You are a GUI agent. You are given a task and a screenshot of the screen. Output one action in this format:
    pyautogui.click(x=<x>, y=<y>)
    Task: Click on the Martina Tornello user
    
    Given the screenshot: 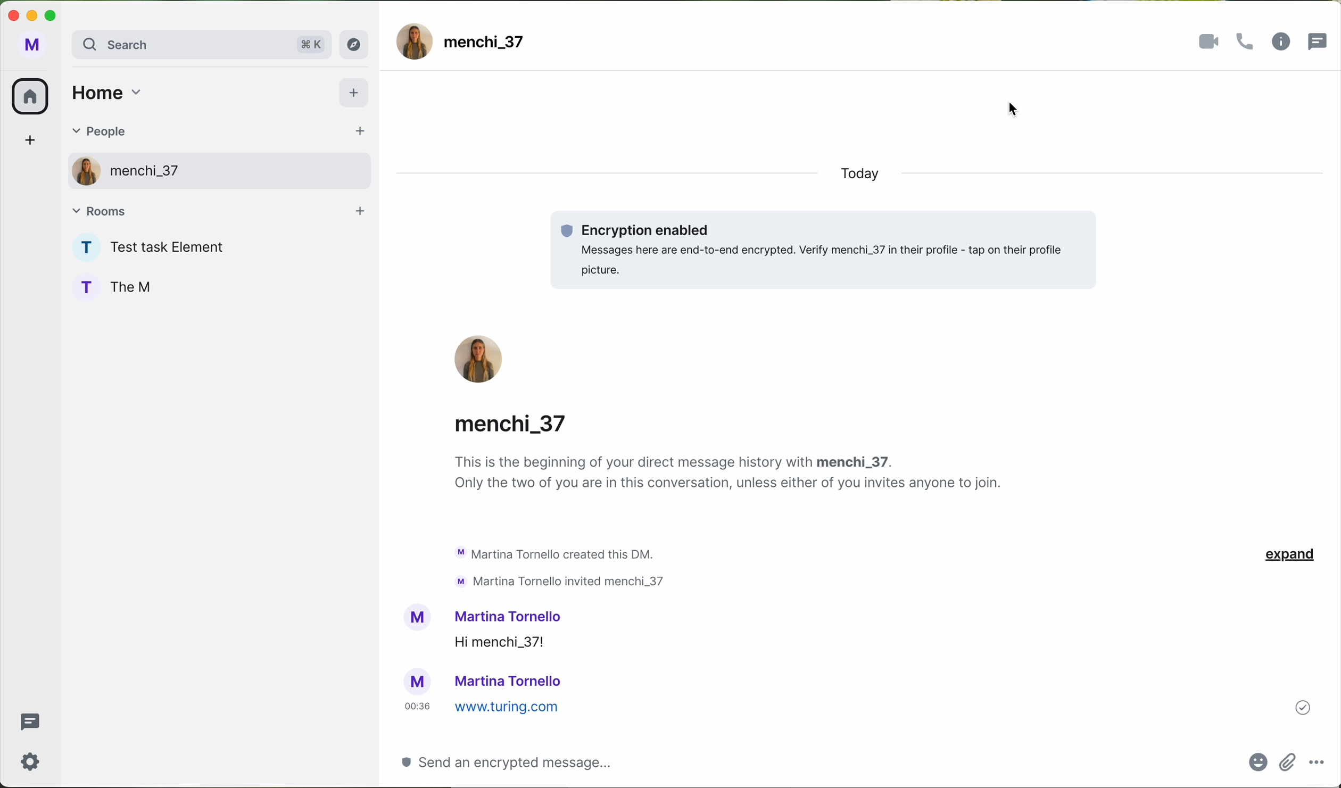 What is the action you would take?
    pyautogui.click(x=514, y=681)
    